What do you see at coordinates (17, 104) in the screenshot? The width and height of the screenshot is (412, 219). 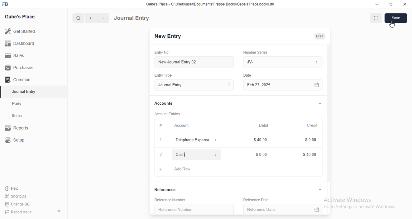 I see `Party` at bounding box center [17, 104].